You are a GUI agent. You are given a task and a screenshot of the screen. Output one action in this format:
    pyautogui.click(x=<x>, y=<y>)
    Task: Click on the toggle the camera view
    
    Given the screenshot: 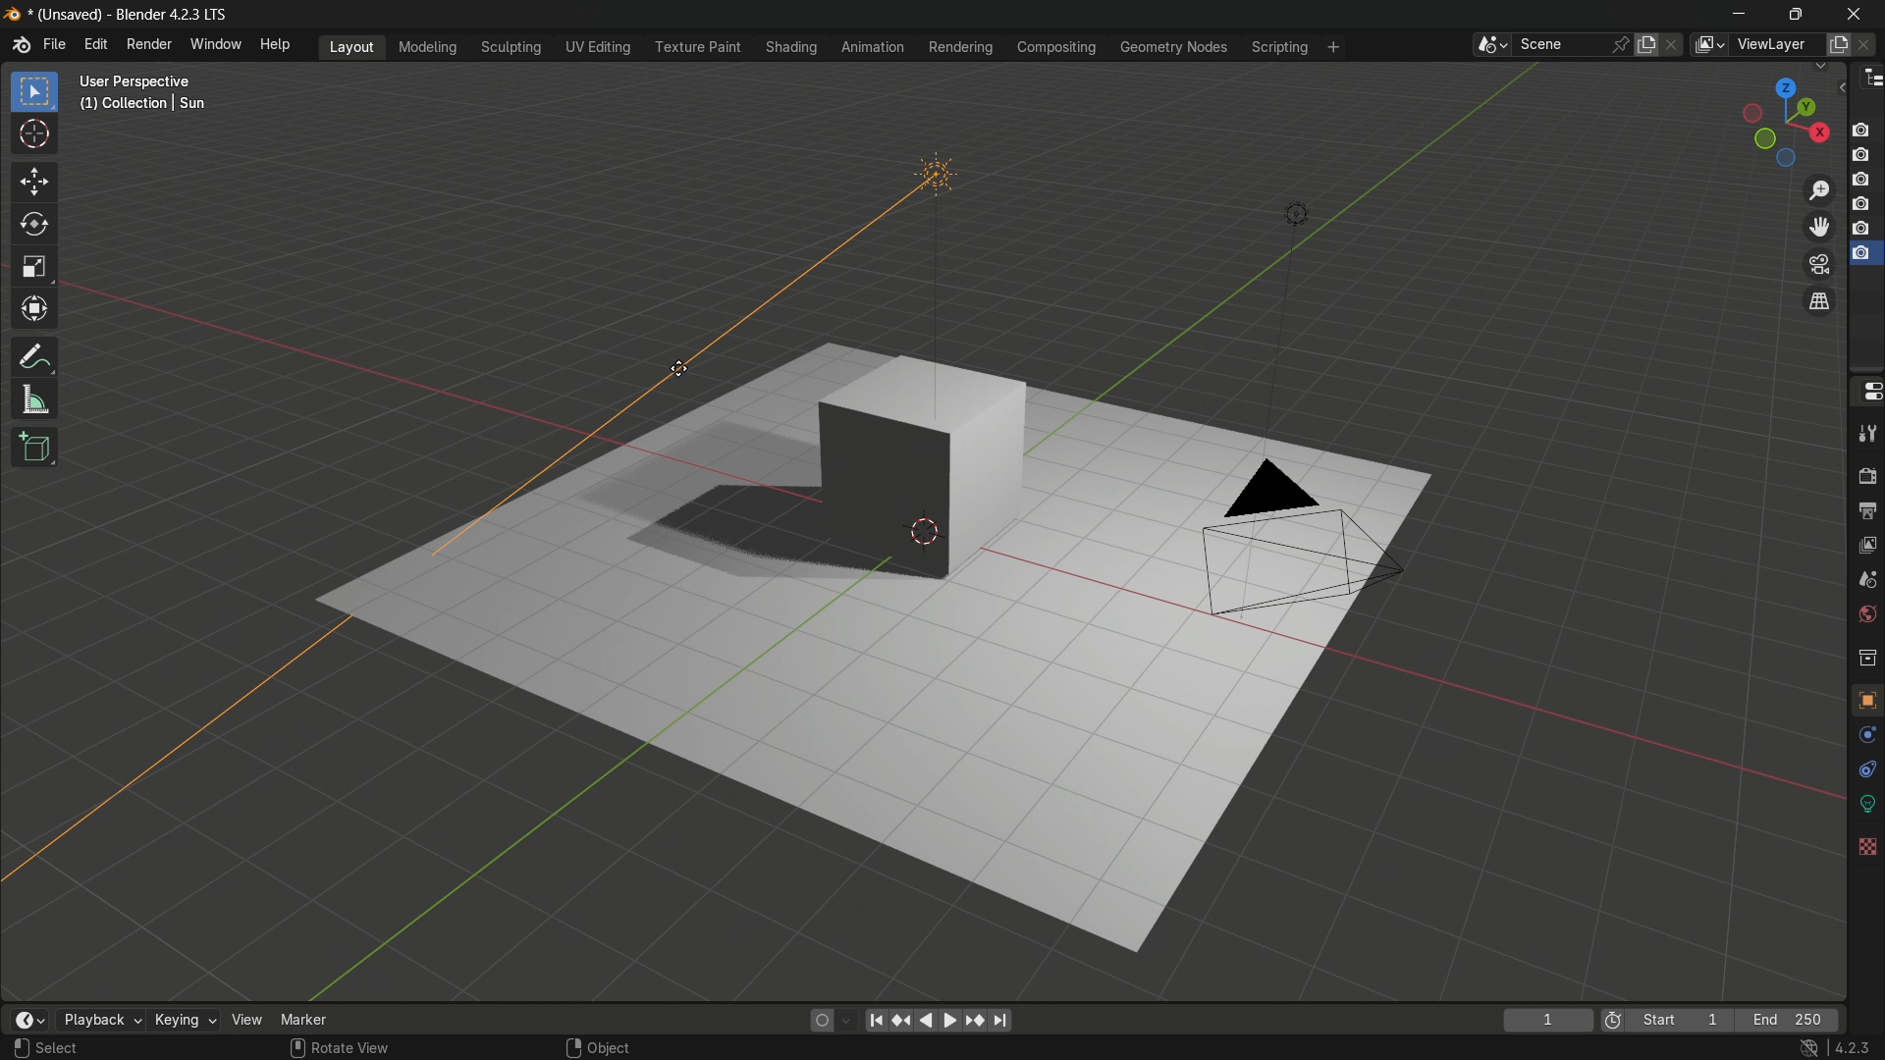 What is the action you would take?
    pyautogui.click(x=1820, y=265)
    